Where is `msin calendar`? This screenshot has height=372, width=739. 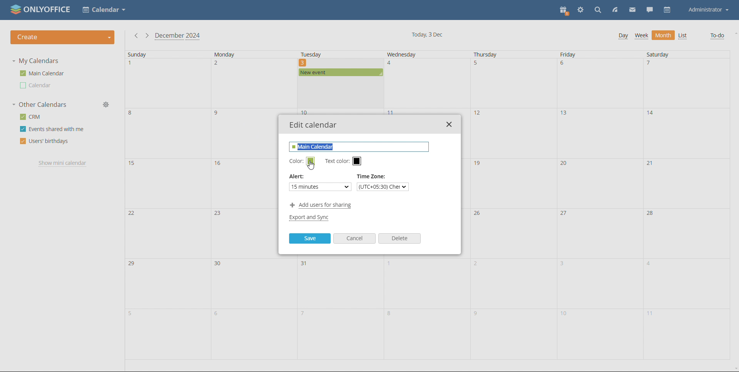
msin calendar is located at coordinates (42, 73).